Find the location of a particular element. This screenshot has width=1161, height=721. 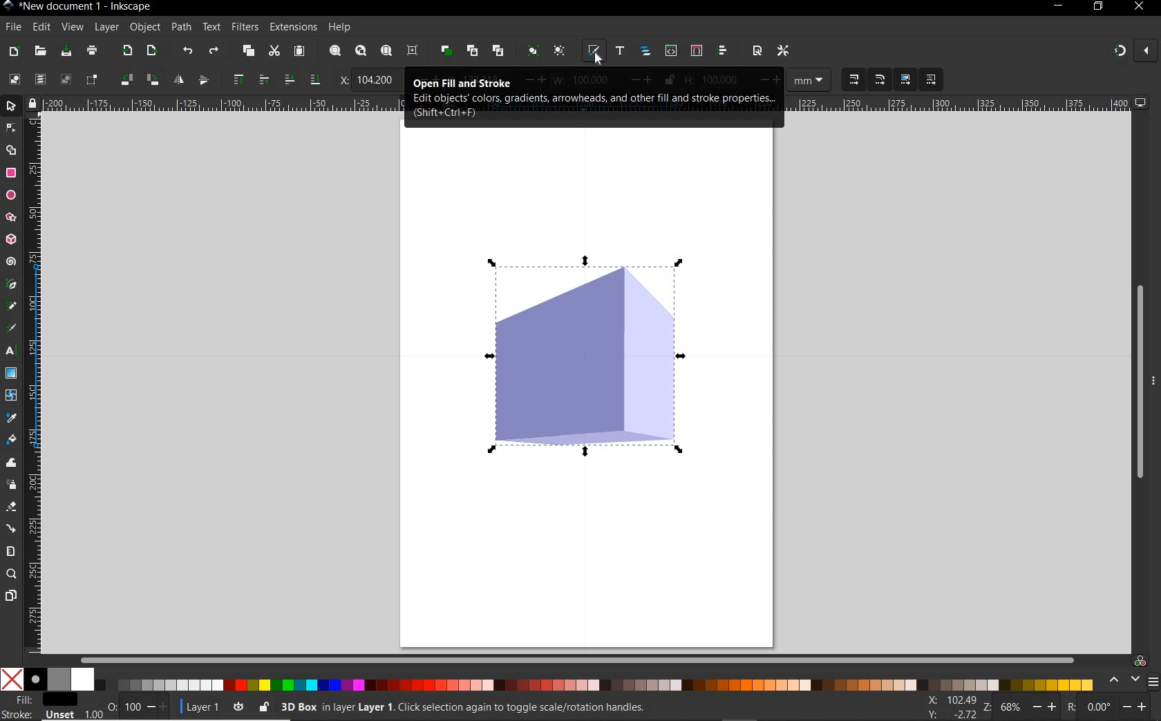

OPEN PREFERENCES is located at coordinates (783, 52).